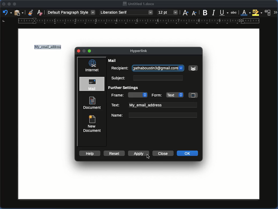 This screenshot has width=278, height=209. I want to click on Liberation Serif, so click(127, 12).